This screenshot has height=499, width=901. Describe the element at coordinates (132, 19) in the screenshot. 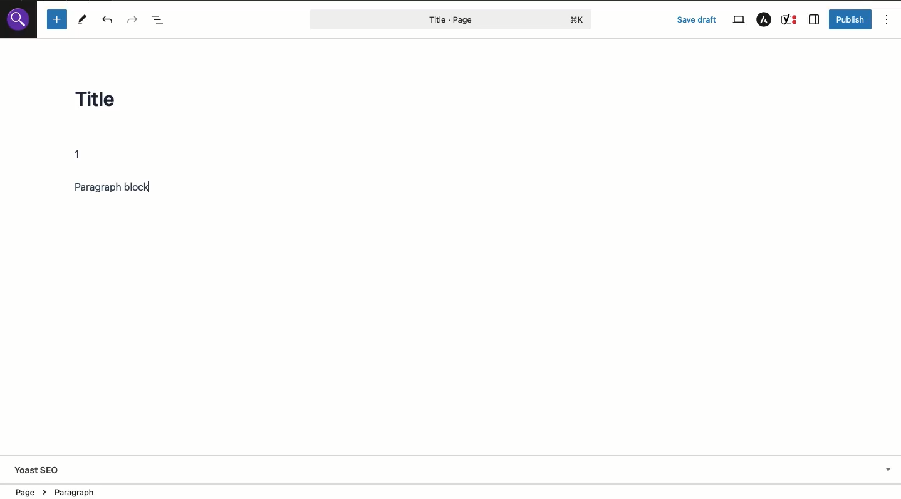

I see `Redo` at that location.